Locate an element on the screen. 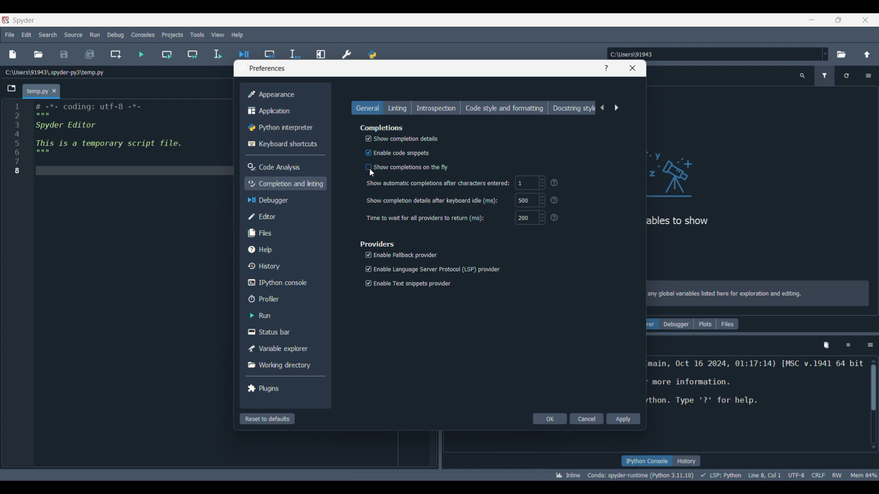  ‘Show completions on the fly is located at coordinates (408, 167).